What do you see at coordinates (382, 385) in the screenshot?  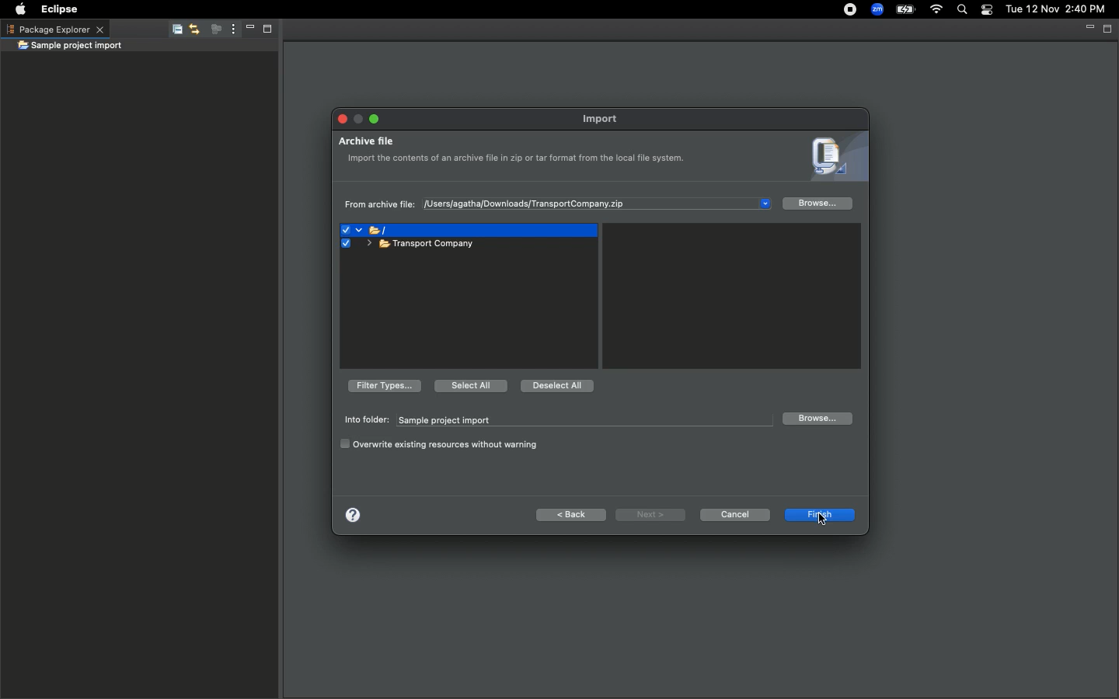 I see `File types` at bounding box center [382, 385].